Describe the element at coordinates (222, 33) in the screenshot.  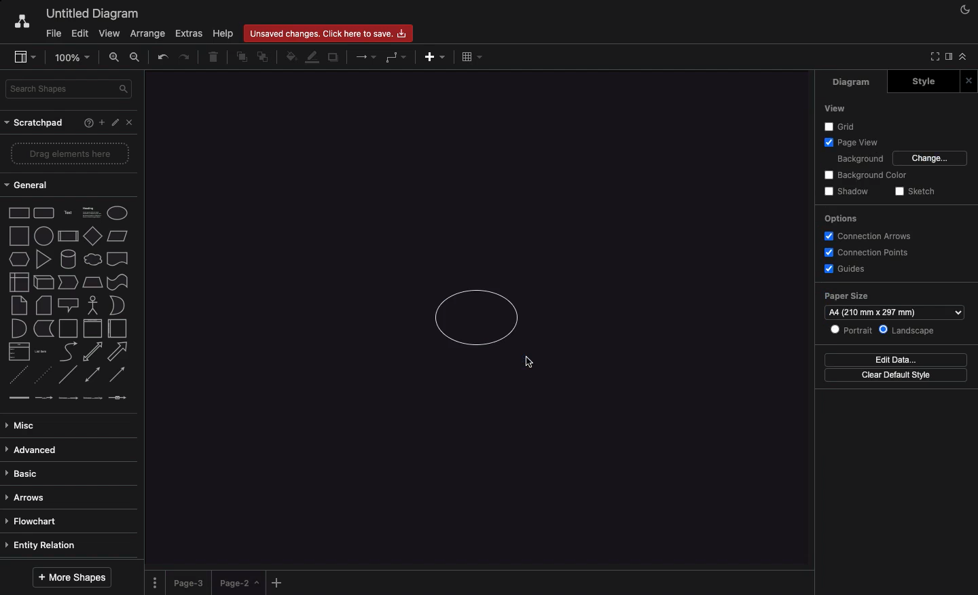
I see `Help` at that location.